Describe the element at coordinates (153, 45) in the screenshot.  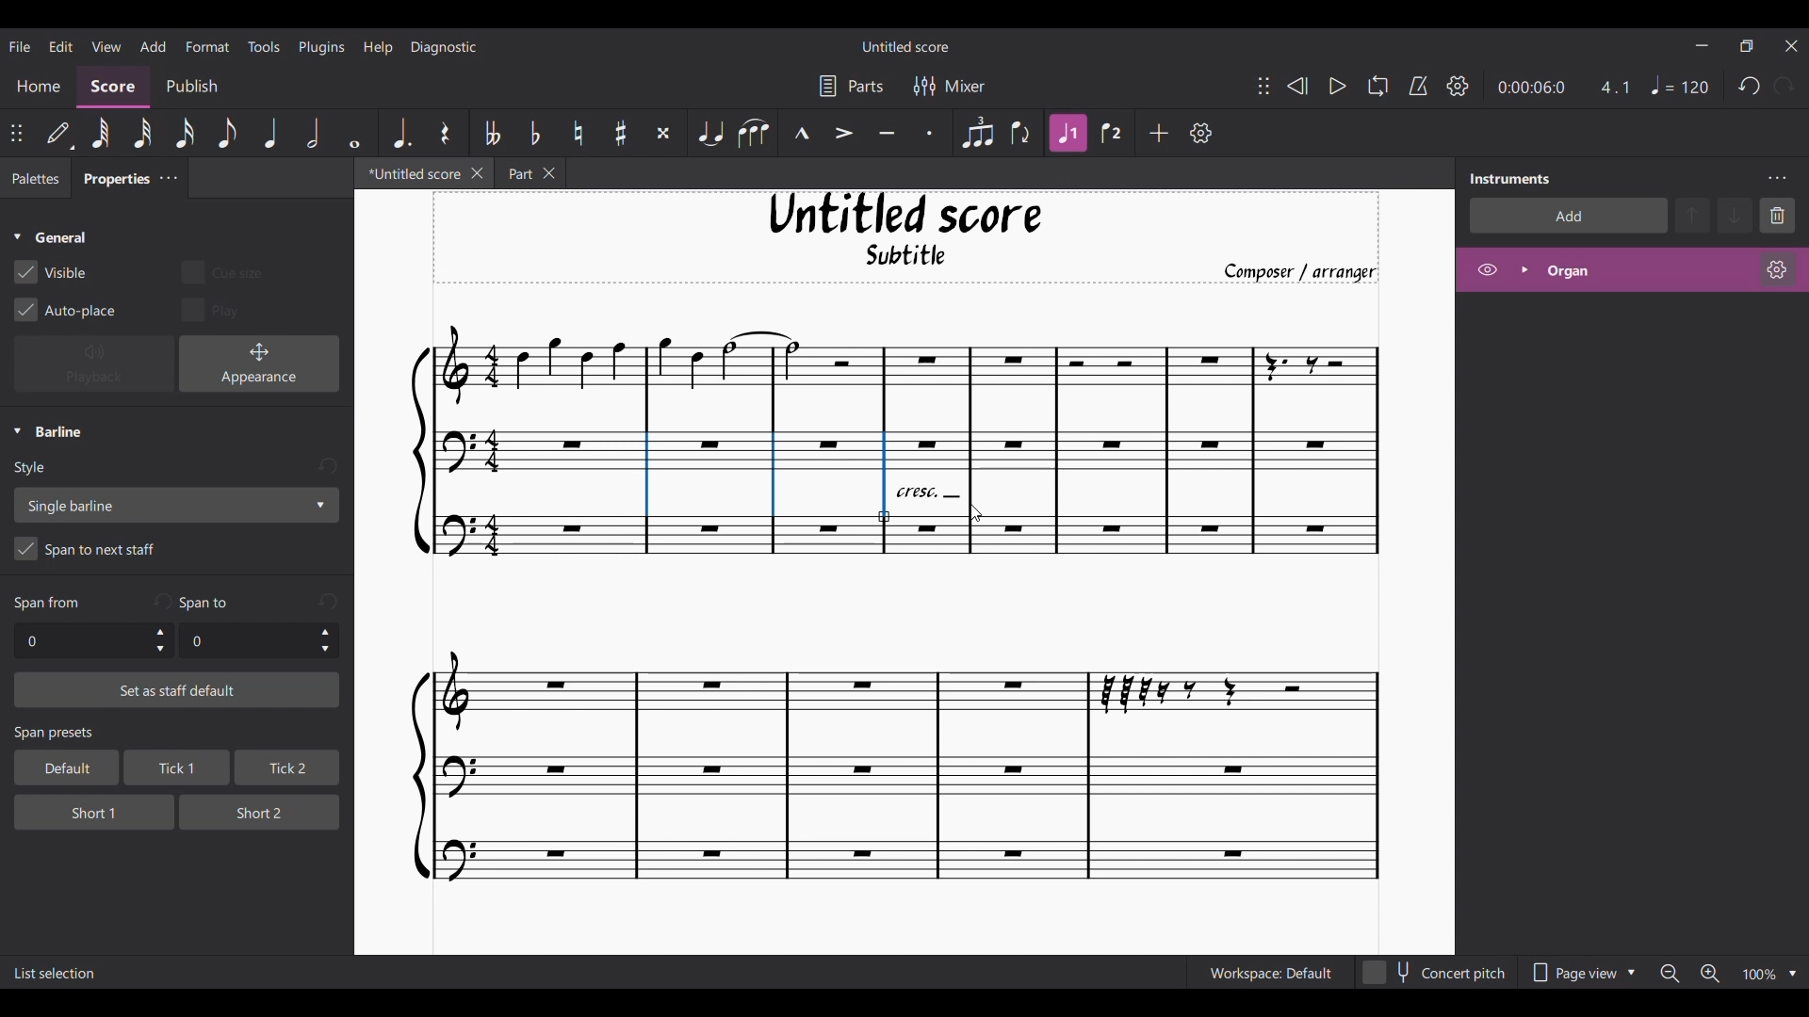
I see `Add menu` at that location.